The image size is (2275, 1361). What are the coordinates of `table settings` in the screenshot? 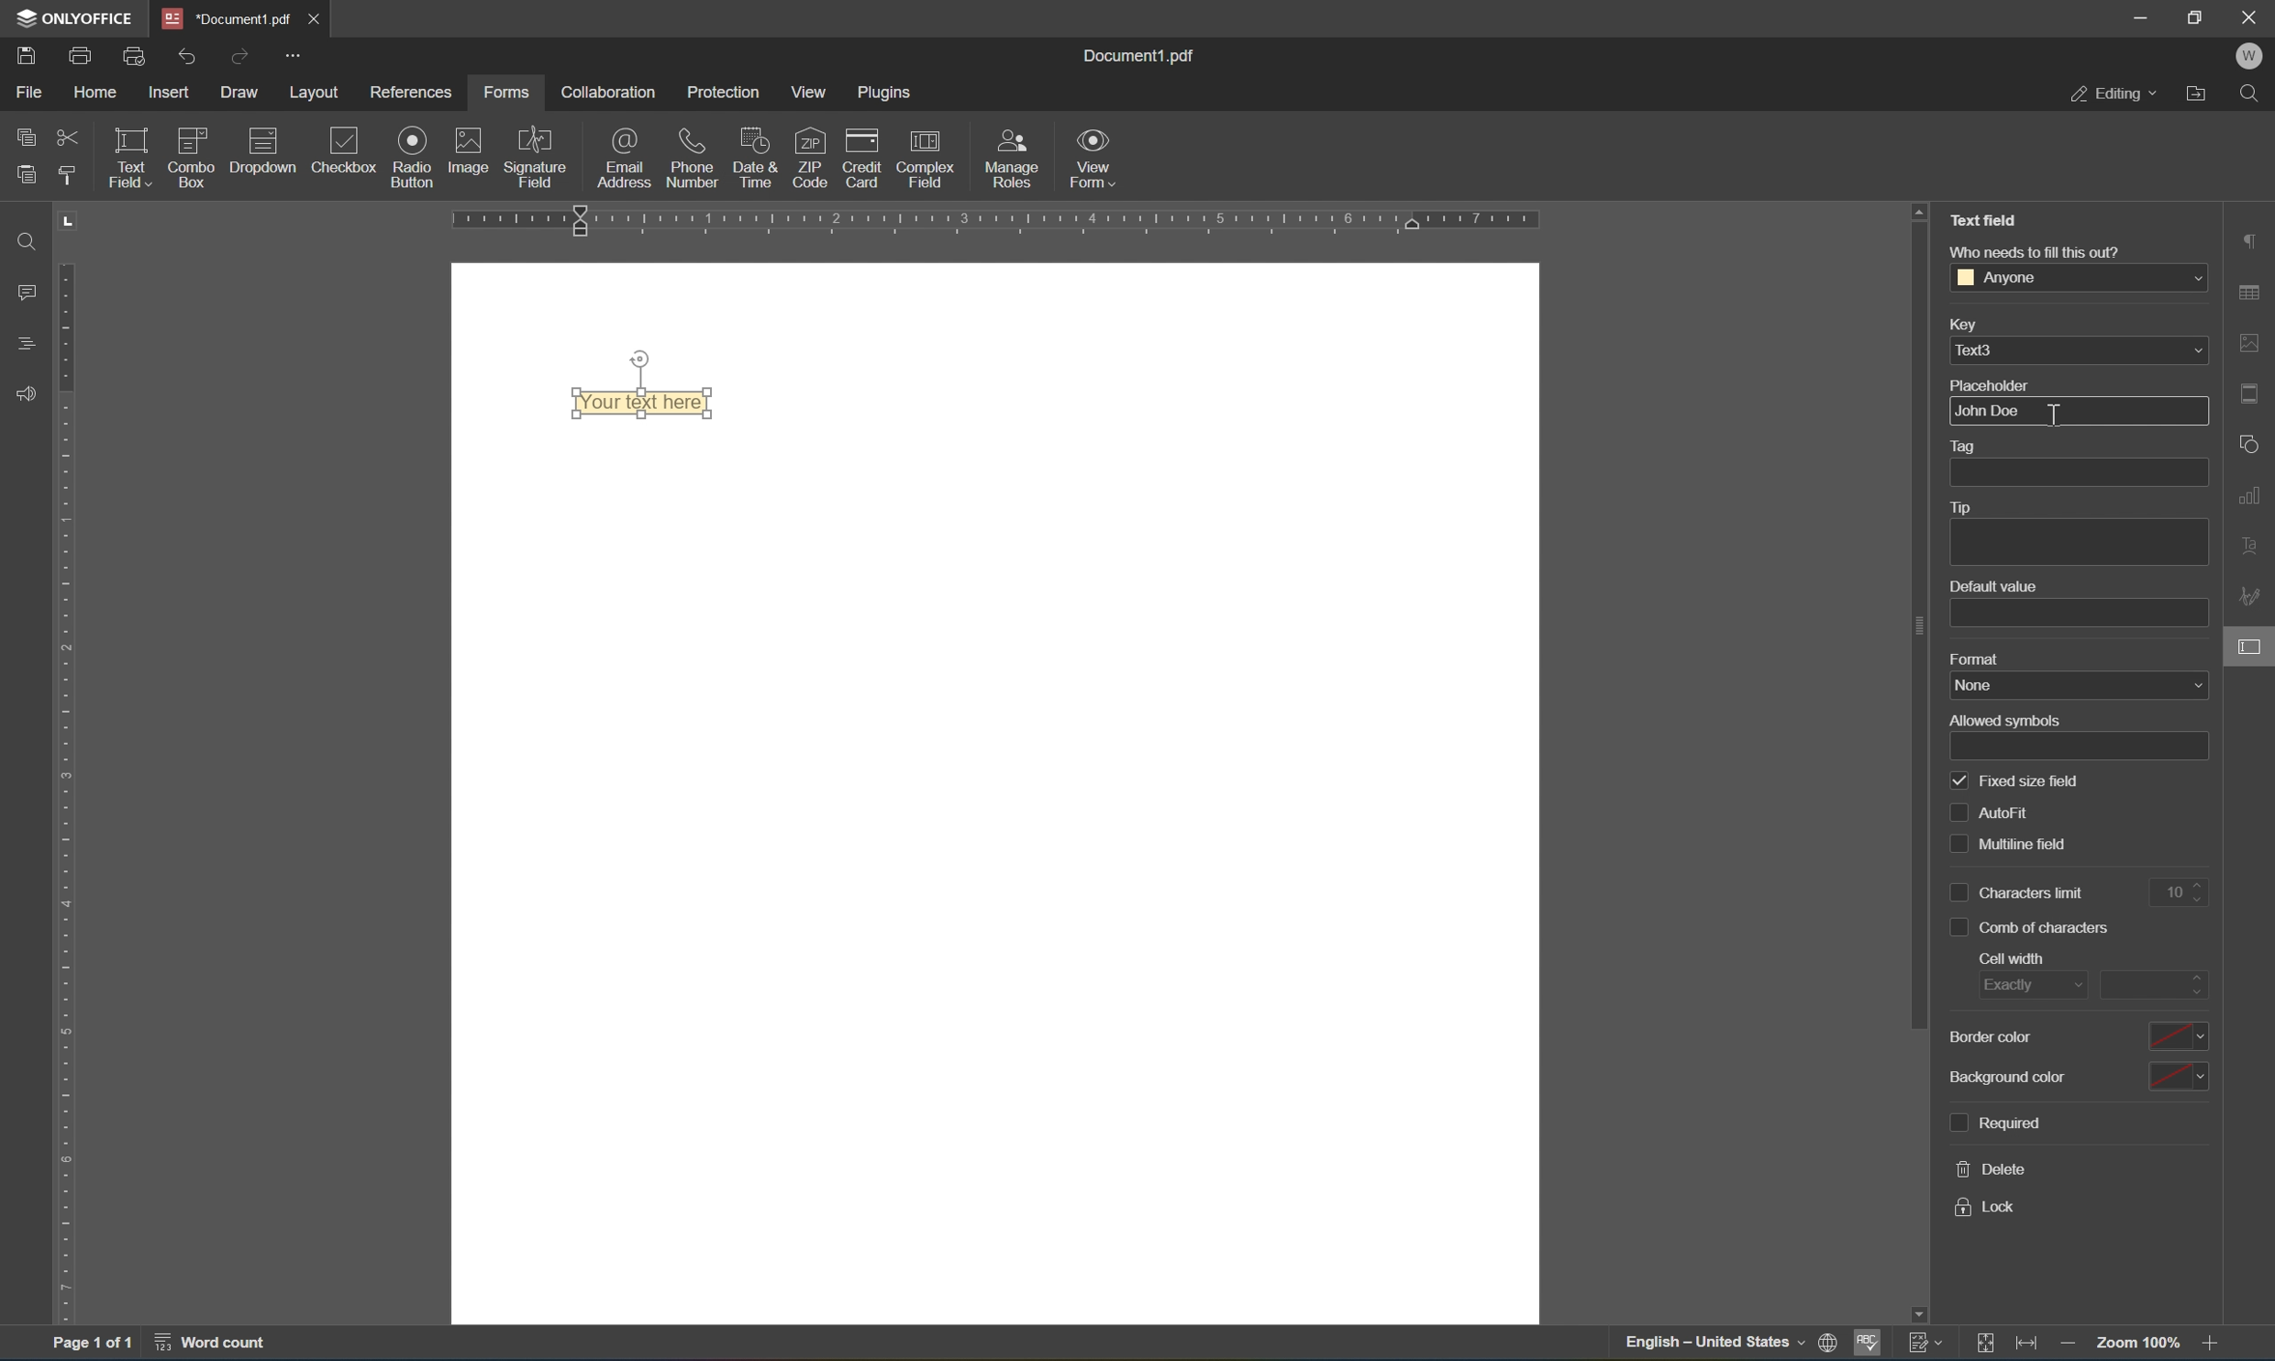 It's located at (2252, 293).